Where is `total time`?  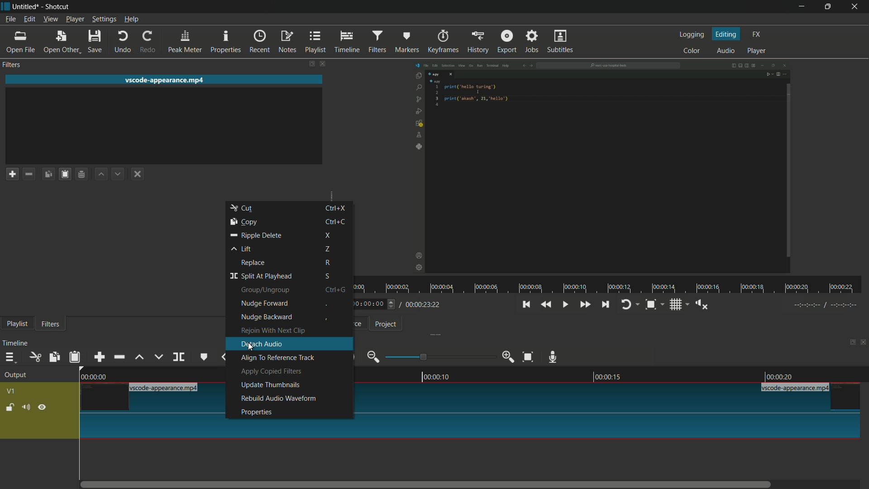
total time is located at coordinates (421, 304).